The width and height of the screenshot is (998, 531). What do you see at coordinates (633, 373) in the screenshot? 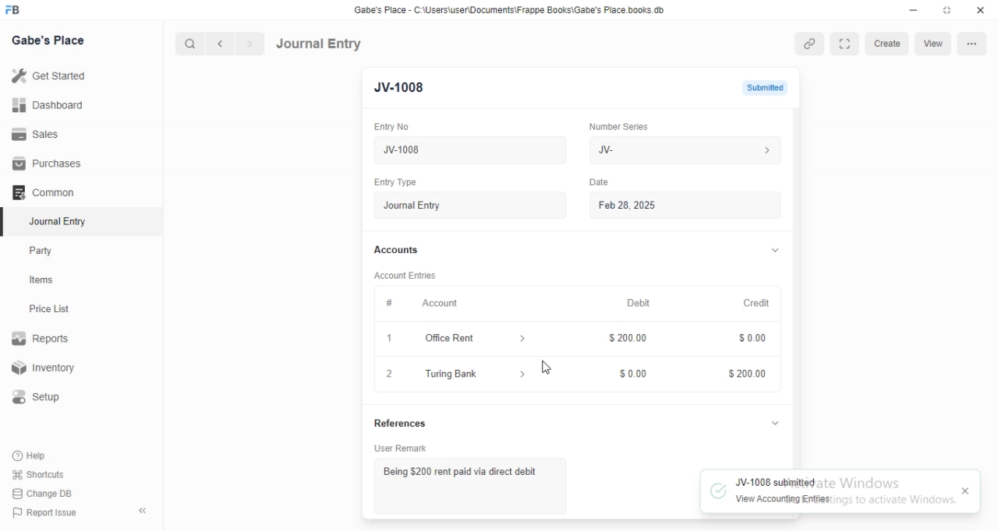
I see `$0.00` at bounding box center [633, 373].